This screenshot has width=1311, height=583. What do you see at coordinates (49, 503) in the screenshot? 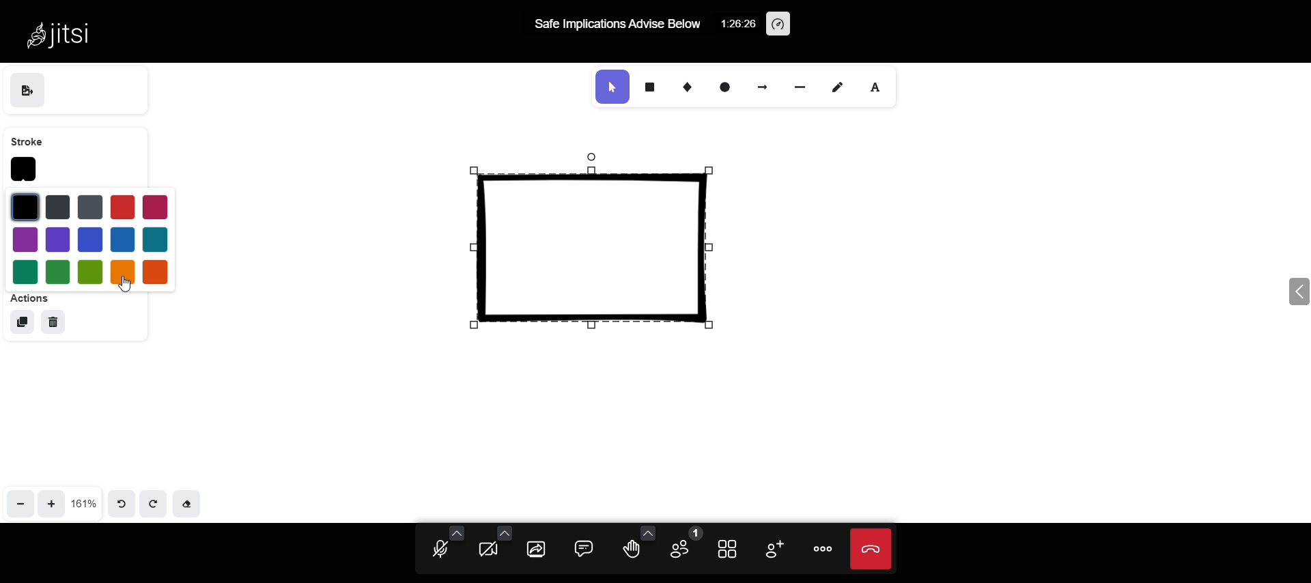
I see `zoom in` at bounding box center [49, 503].